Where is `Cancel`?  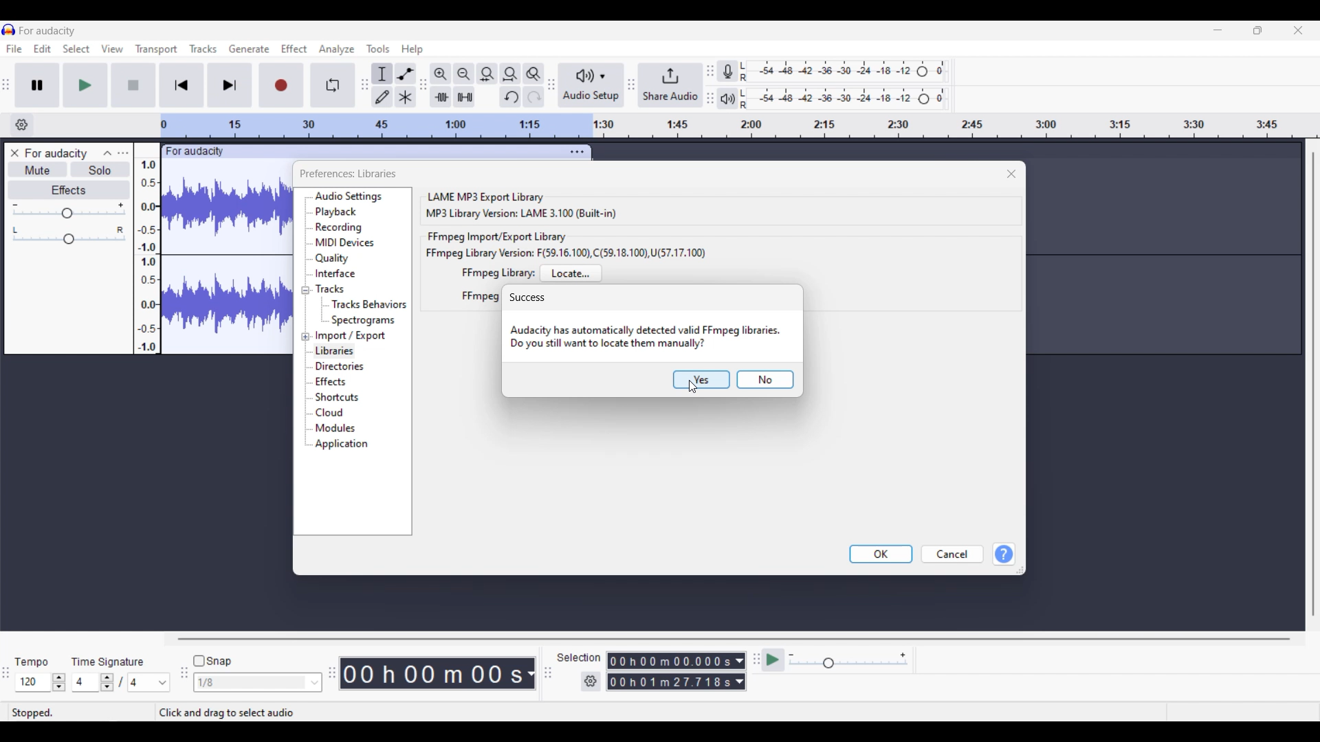
Cancel is located at coordinates (952, 554).